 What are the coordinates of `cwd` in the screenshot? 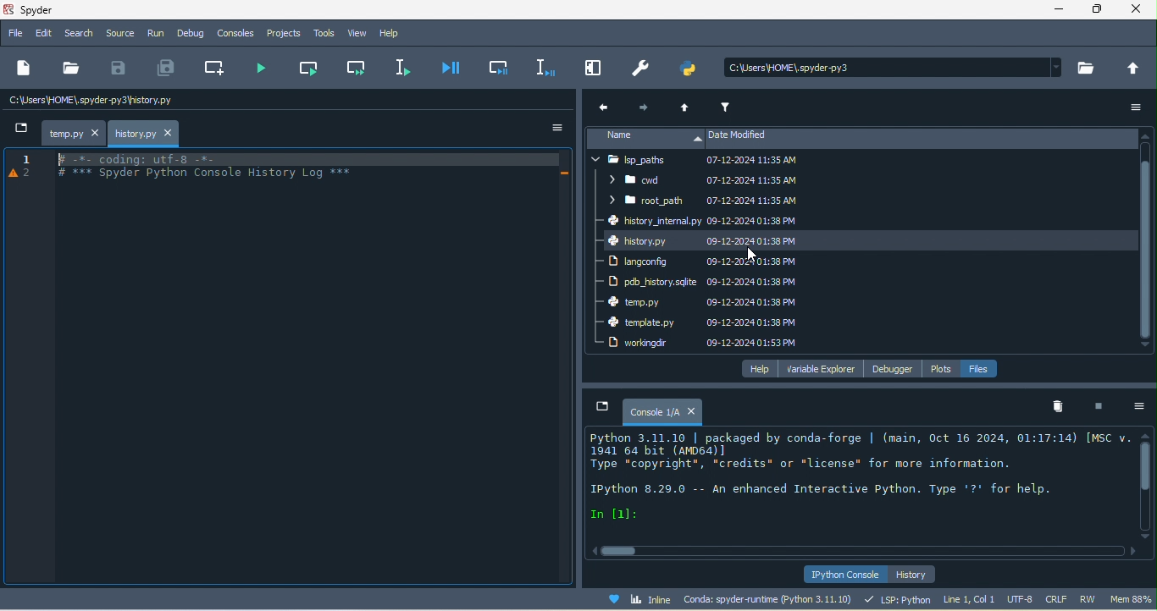 It's located at (645, 182).